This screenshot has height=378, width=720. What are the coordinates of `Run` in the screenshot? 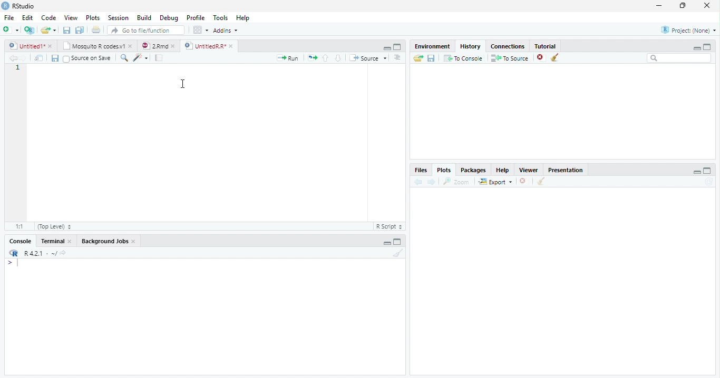 It's located at (286, 58).